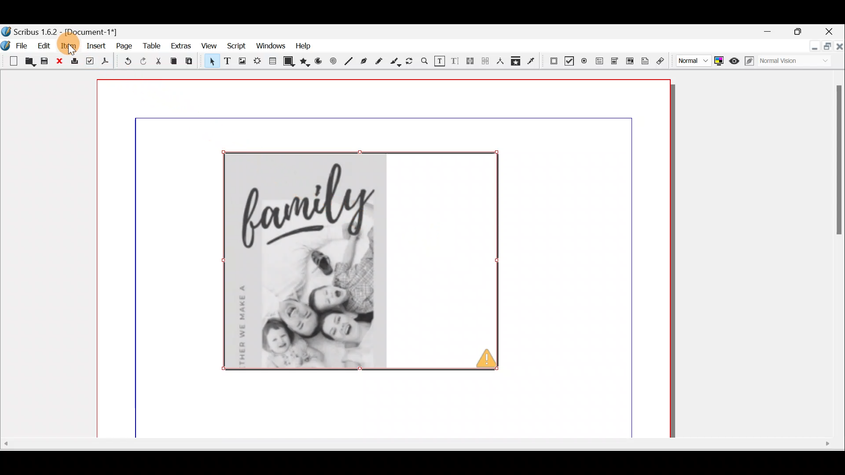 The image size is (845, 475). Describe the element at coordinates (257, 62) in the screenshot. I see `Render frame` at that location.